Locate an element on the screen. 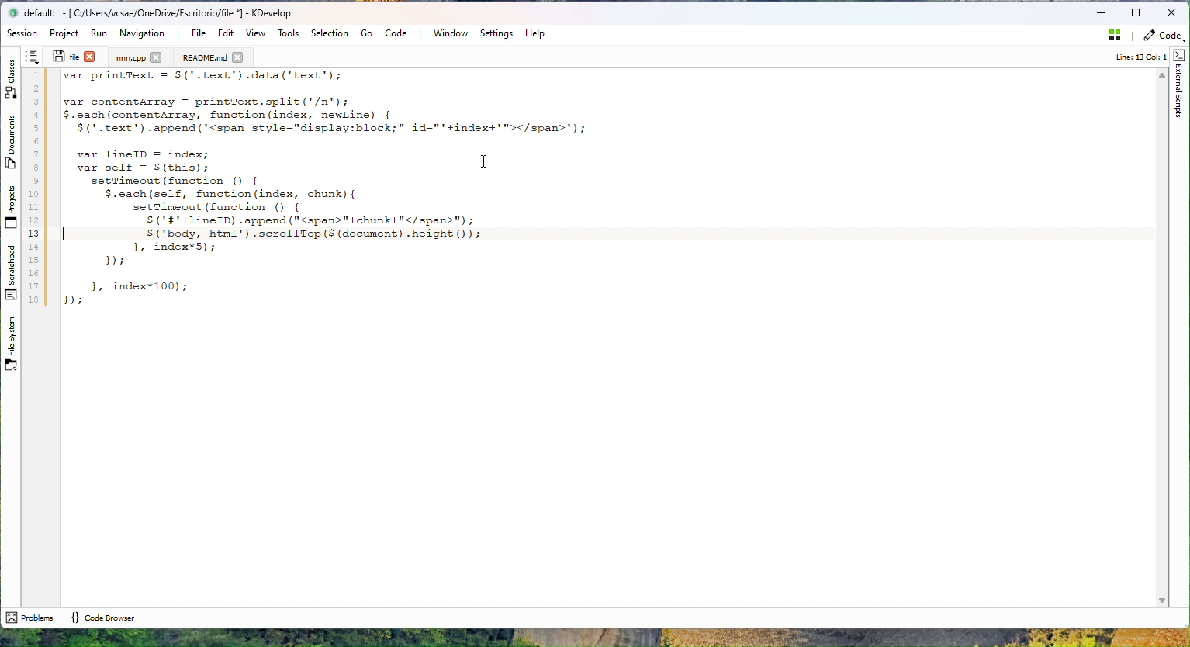 The image size is (1190, 647). line numbers is located at coordinates (33, 189).